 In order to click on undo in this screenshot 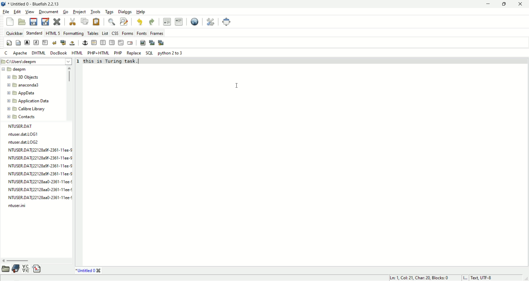, I will do `click(139, 22)`.